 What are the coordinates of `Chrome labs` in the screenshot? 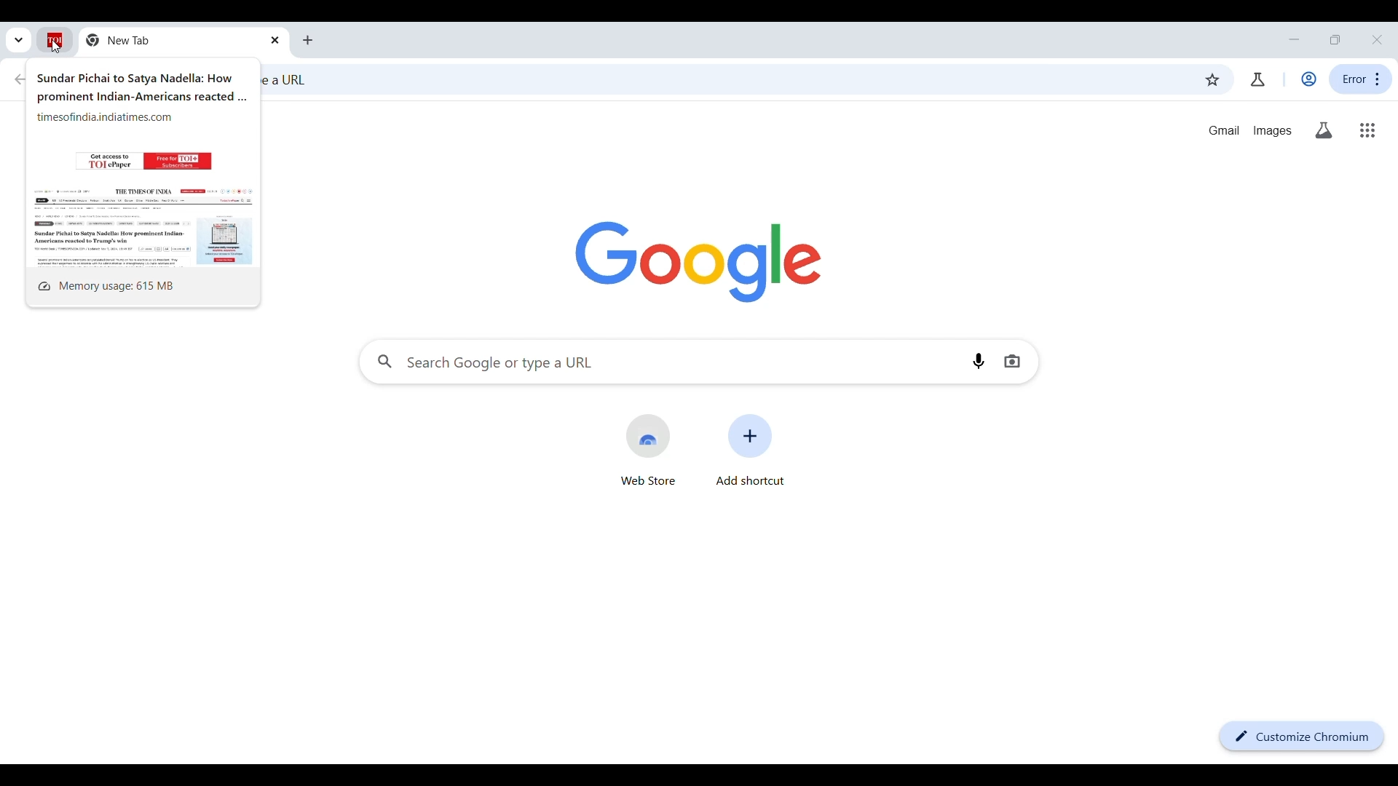 It's located at (1257, 79).